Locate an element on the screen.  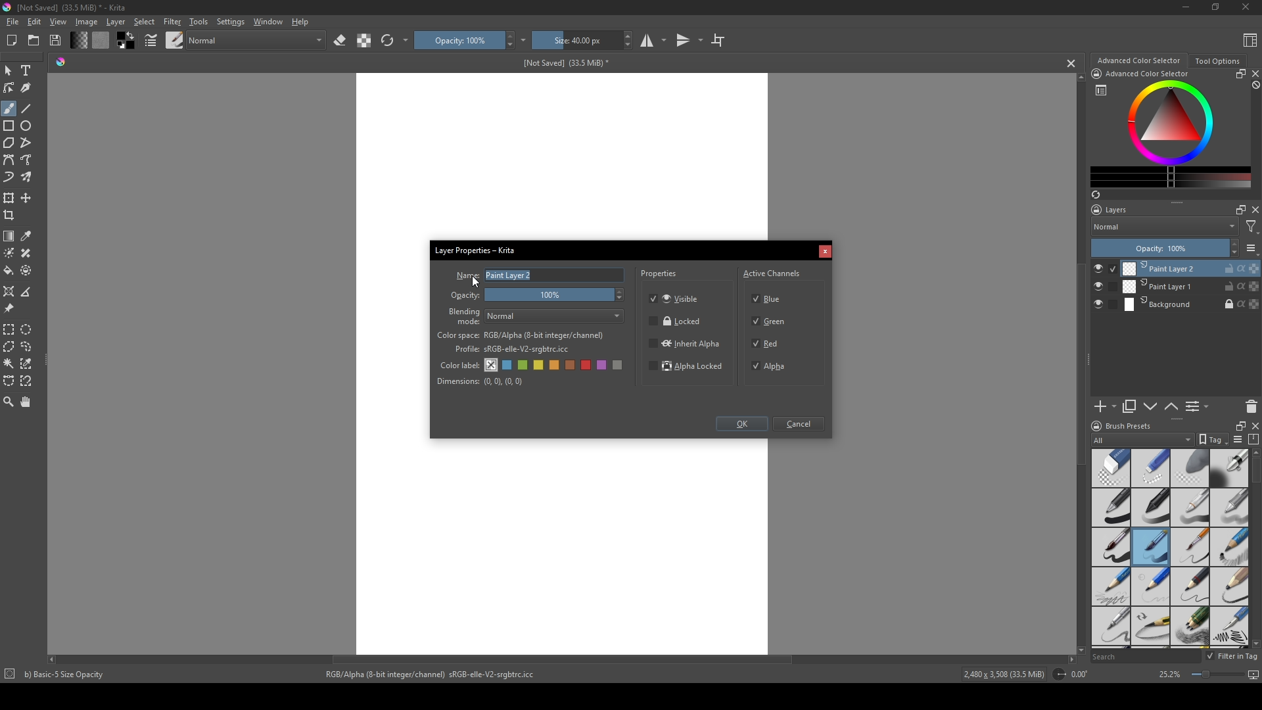
pencil is located at coordinates (1151, 627).